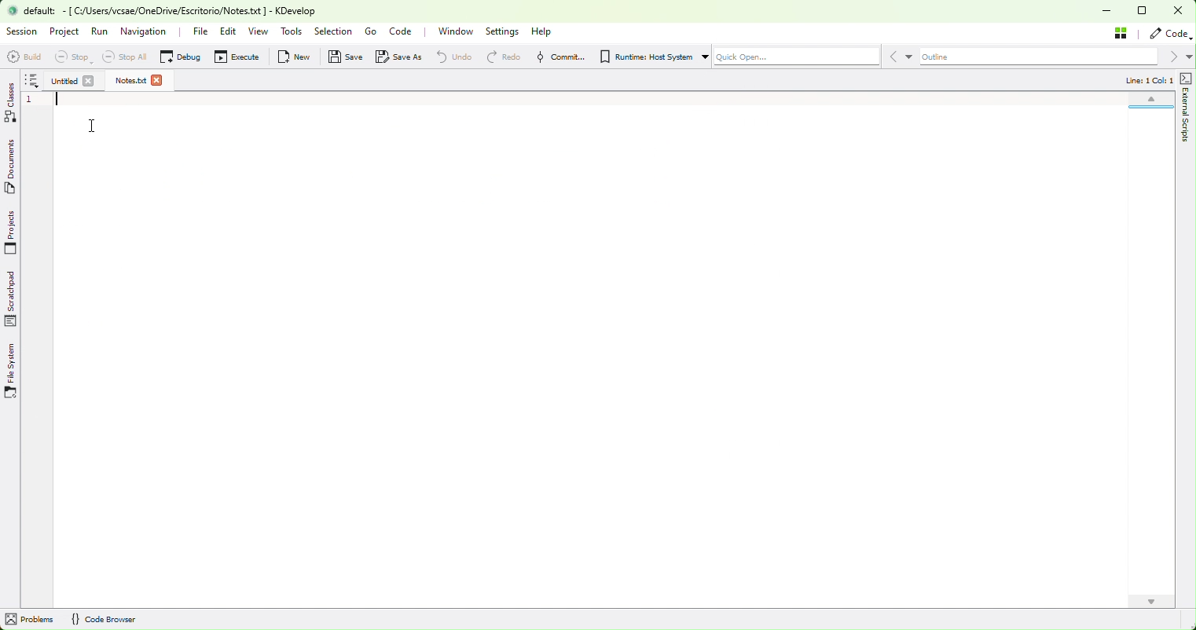 The image size is (1196, 630). What do you see at coordinates (797, 57) in the screenshot?
I see `Quick Open` at bounding box center [797, 57].